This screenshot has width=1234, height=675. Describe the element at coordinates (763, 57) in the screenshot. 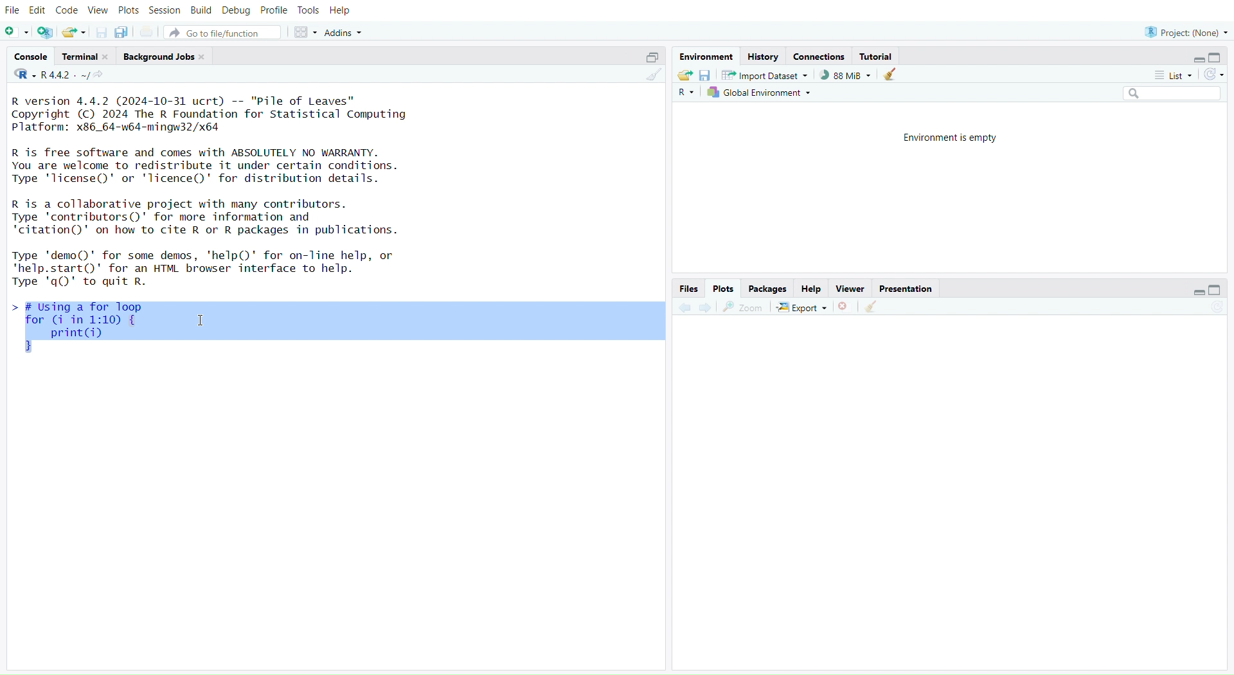

I see `history` at that location.